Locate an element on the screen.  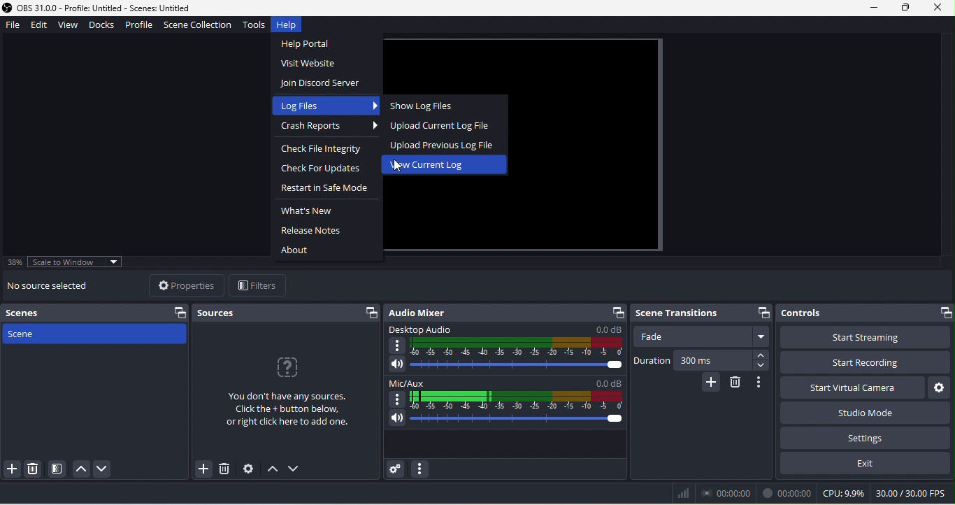
start streaming is located at coordinates (866, 337).